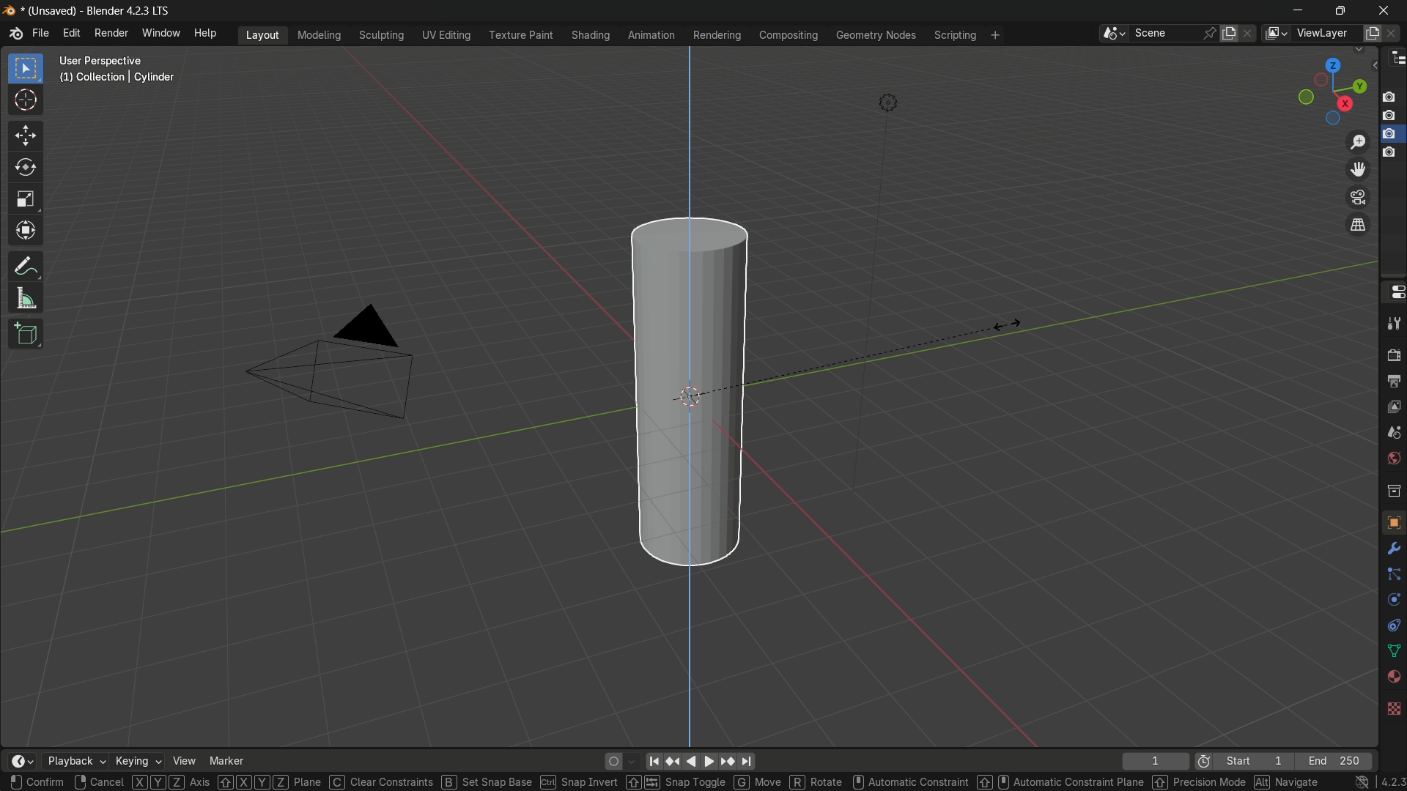 The height and width of the screenshot is (791, 1407). I want to click on scaling has been done in the z direction, so click(683, 383).